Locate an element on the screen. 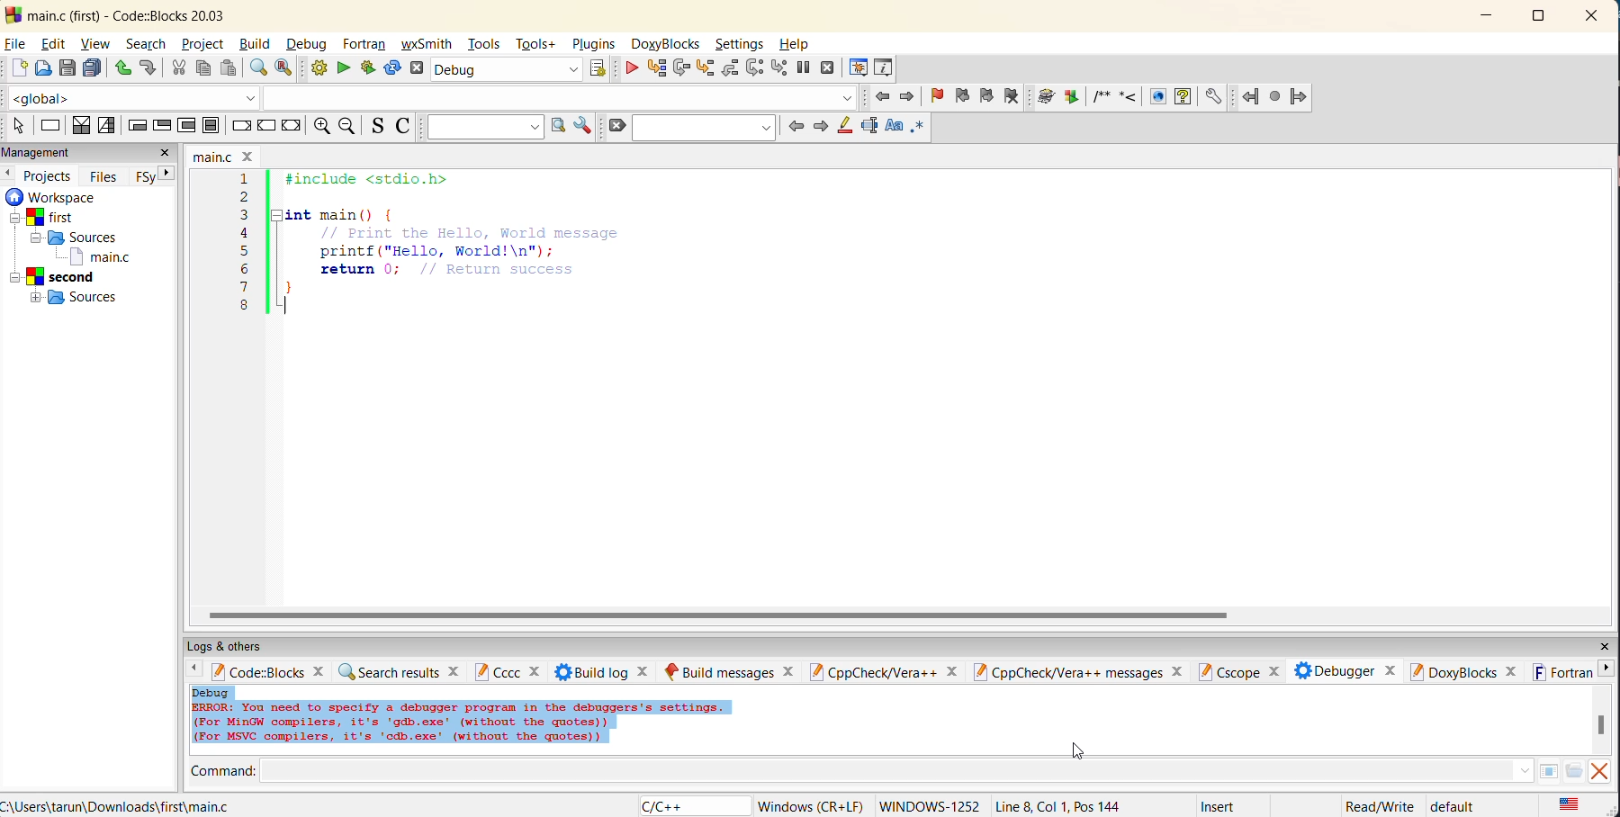 The width and height of the screenshot is (1620, 817). Extract is located at coordinates (1070, 98).